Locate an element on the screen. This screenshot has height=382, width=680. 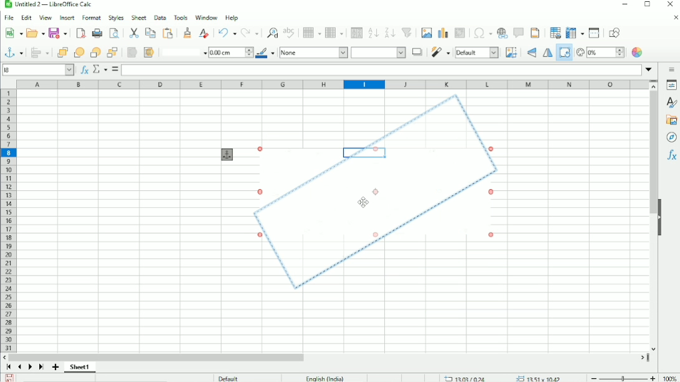
Input line is located at coordinates (382, 70).